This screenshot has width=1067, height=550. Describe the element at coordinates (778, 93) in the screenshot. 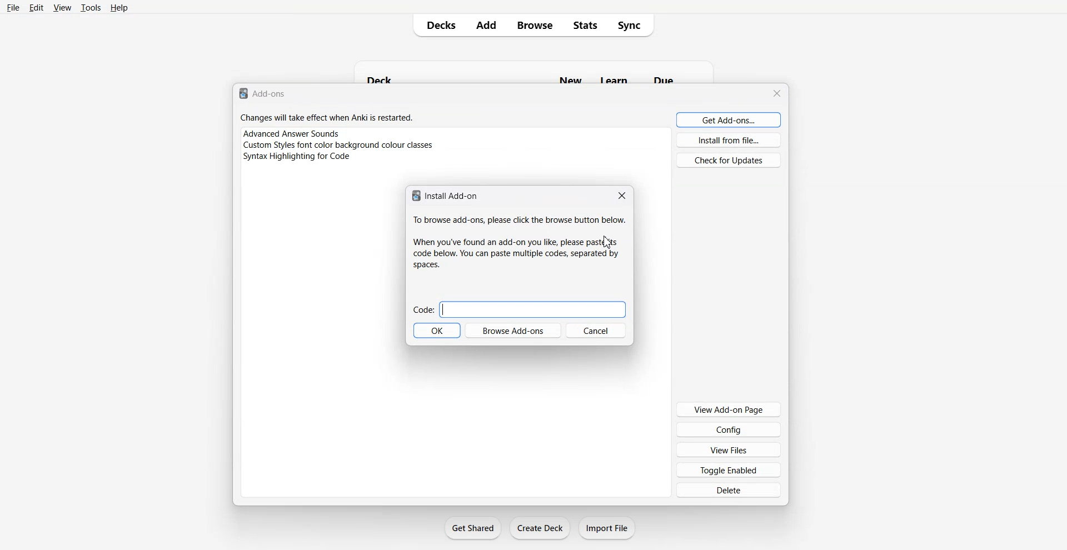

I see `Close` at that location.